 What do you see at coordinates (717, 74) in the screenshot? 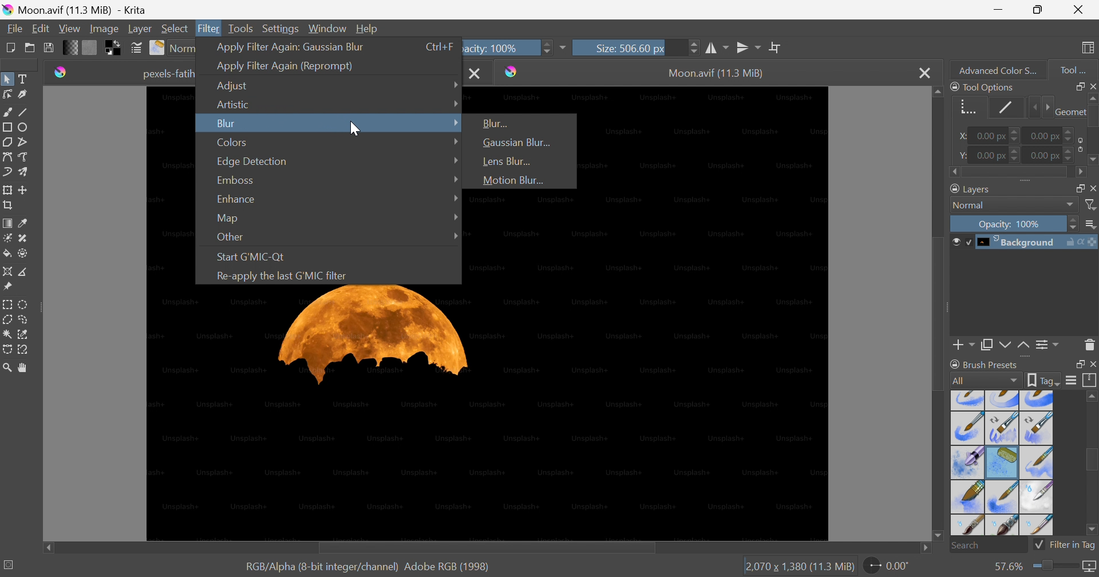
I see `Moon.avif (11.3 MiB)` at bounding box center [717, 74].